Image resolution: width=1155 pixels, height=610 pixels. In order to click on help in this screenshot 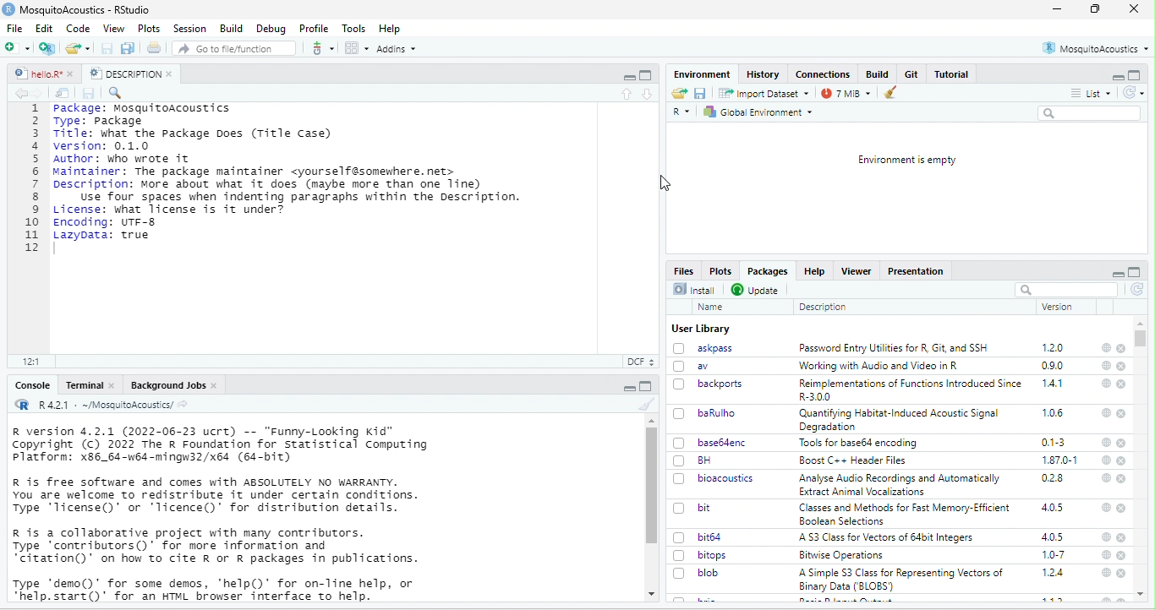, I will do `click(1105, 508)`.